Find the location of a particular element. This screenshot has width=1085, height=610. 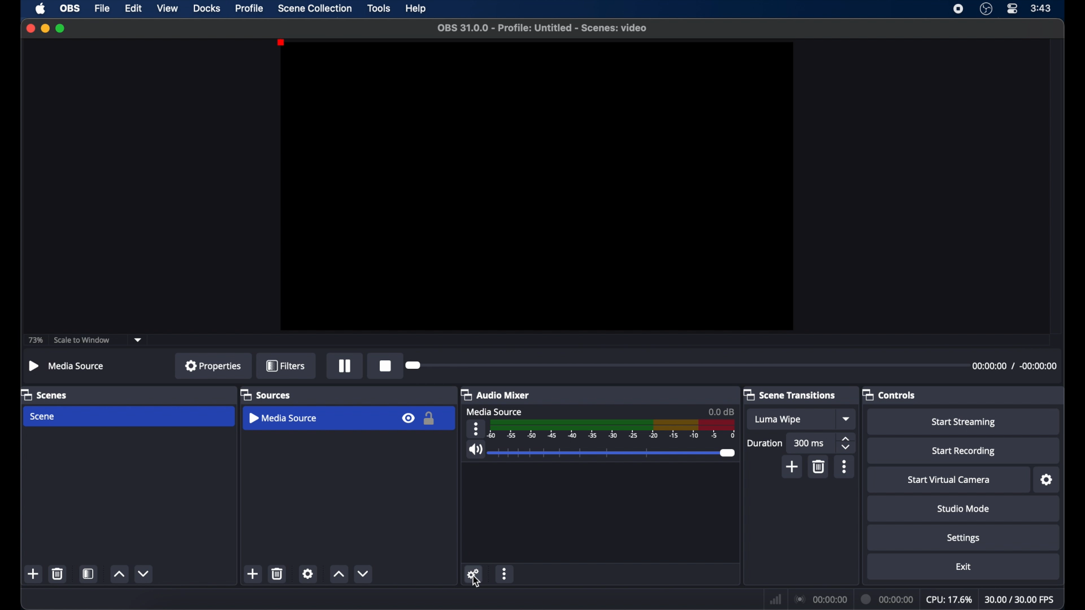

more options is located at coordinates (845, 467).